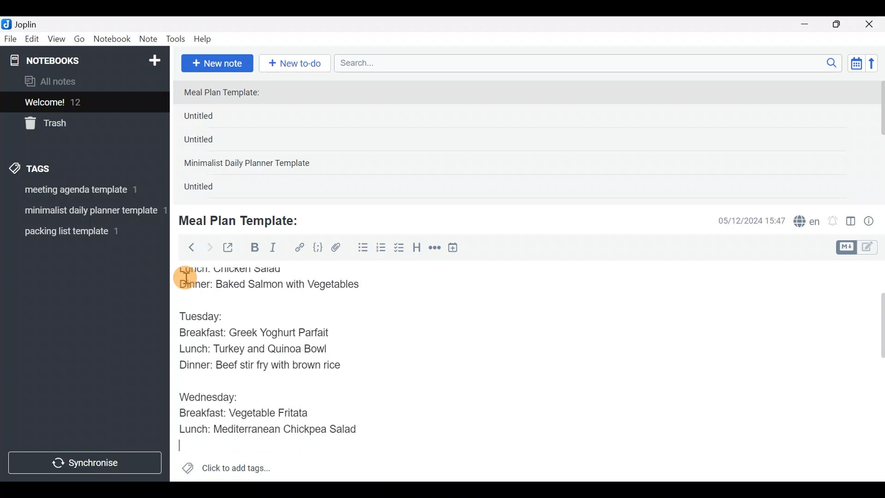  I want to click on View, so click(56, 41).